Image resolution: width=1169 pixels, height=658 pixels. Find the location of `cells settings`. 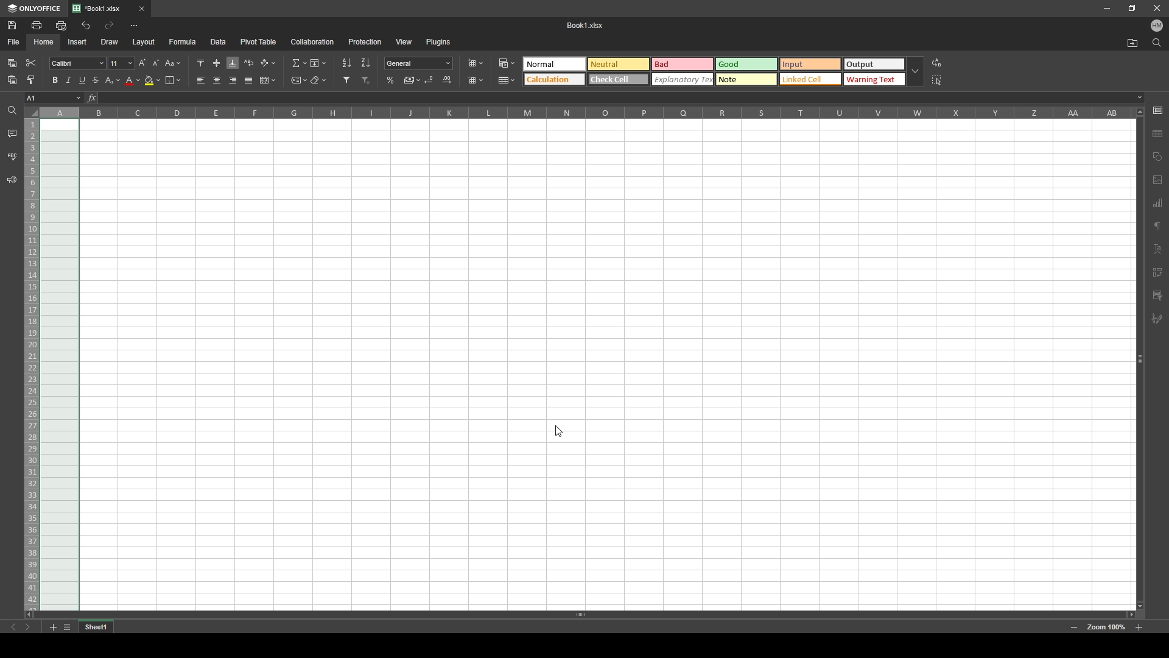

cells settings is located at coordinates (1157, 106).